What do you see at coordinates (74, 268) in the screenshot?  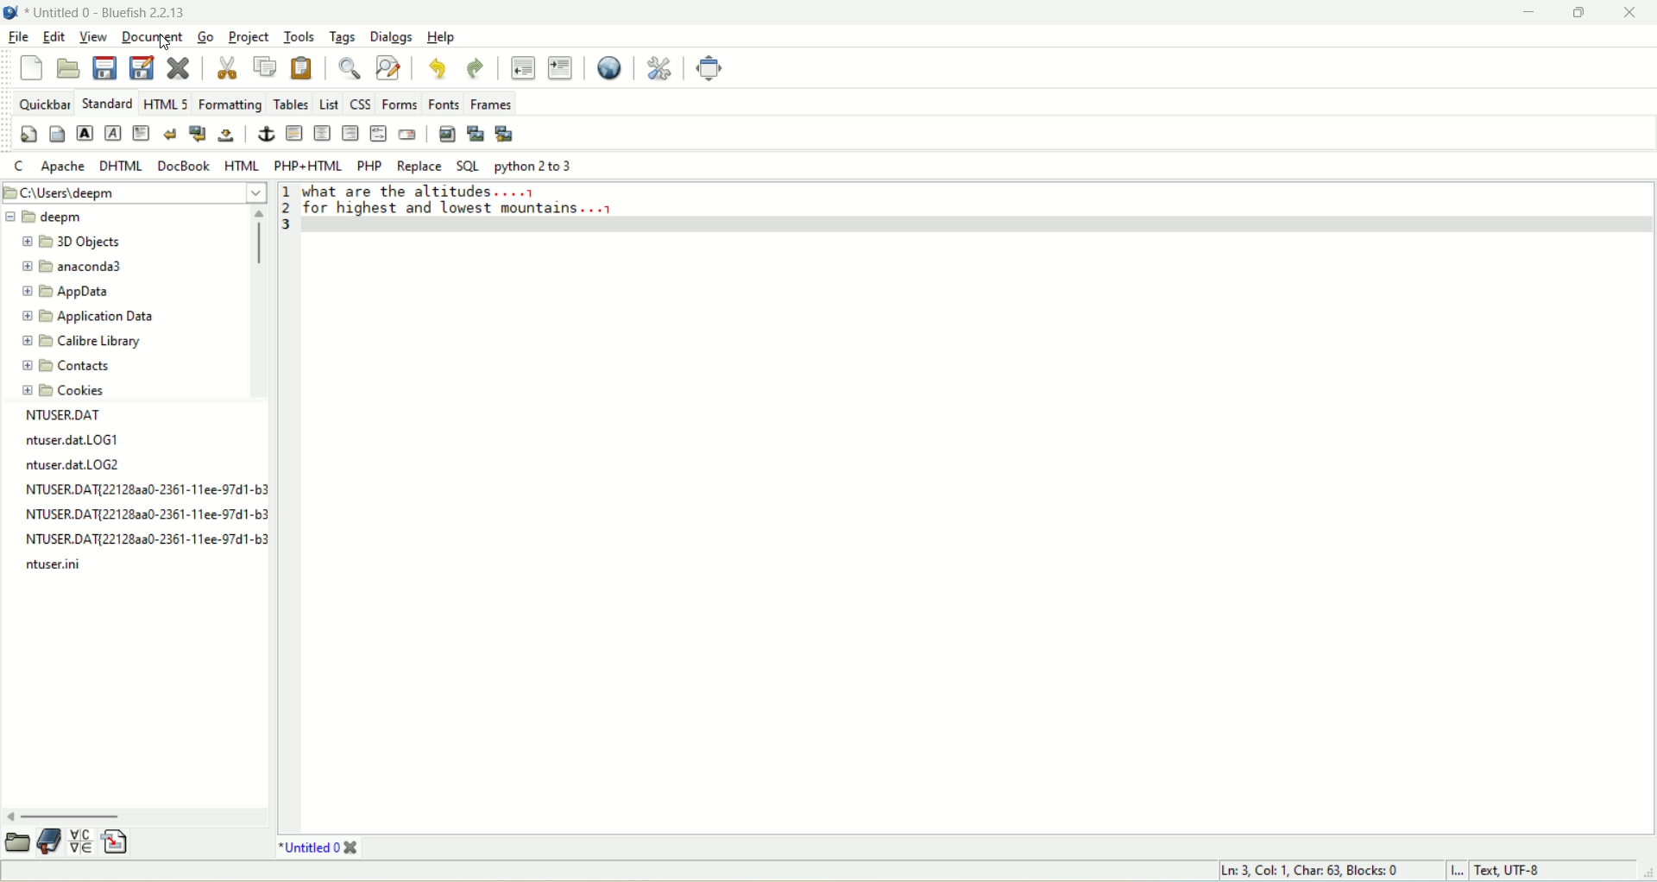 I see `anaconda3` at bounding box center [74, 268].